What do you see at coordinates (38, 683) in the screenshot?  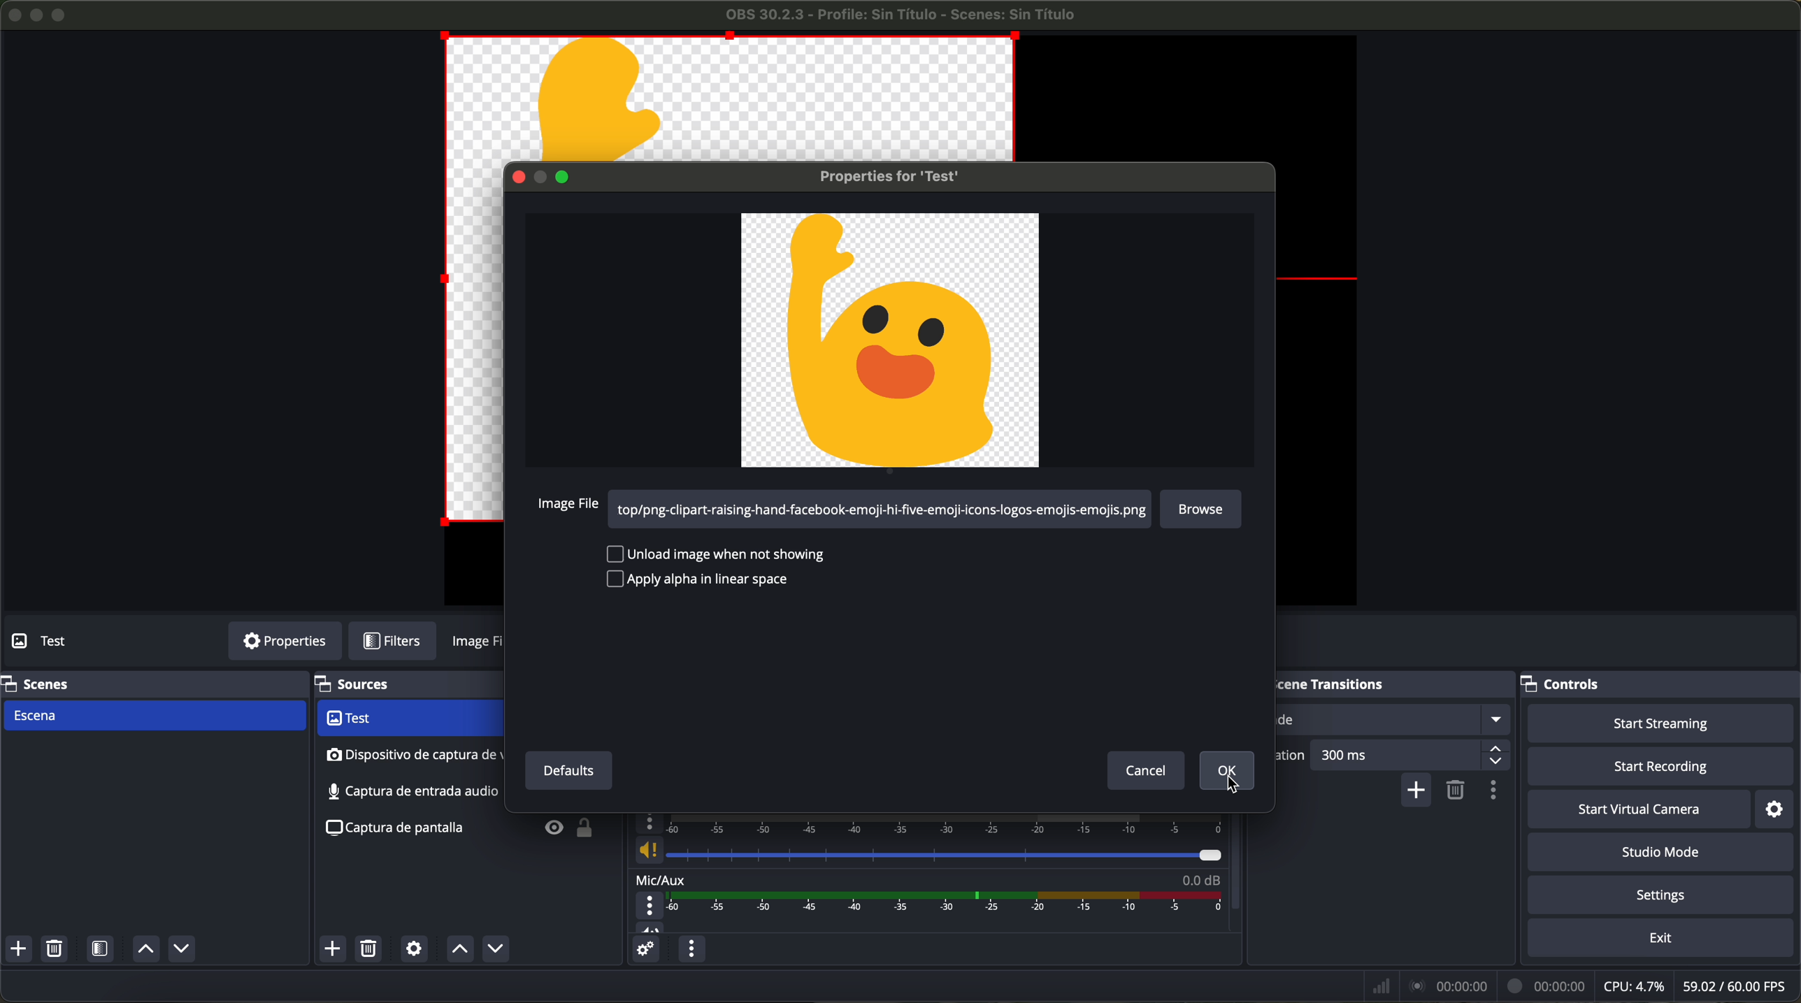 I see `scenes` at bounding box center [38, 683].